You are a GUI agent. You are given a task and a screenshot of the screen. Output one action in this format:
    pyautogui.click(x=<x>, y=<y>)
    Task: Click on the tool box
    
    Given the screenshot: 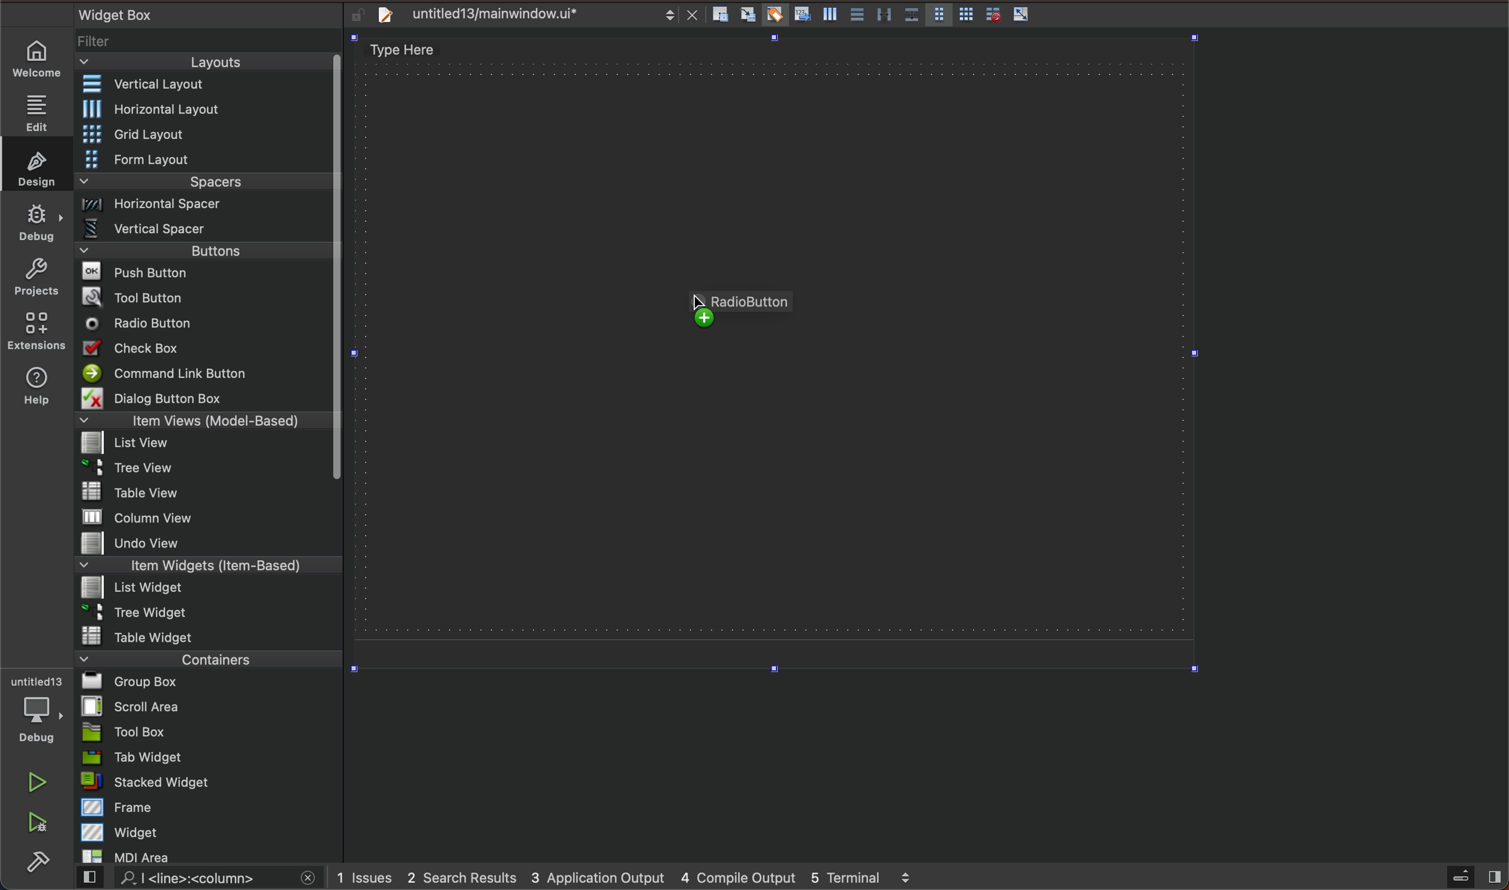 What is the action you would take?
    pyautogui.click(x=209, y=732)
    